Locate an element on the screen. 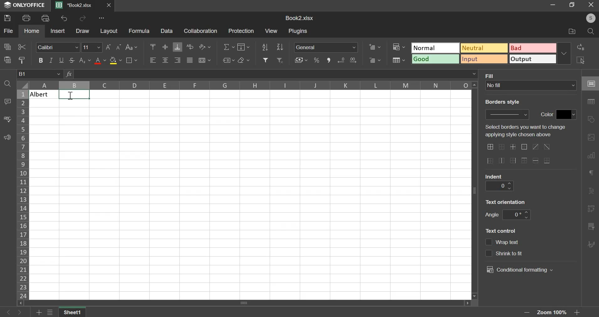 The height and width of the screenshot is (317, 599). sum is located at coordinates (229, 47).